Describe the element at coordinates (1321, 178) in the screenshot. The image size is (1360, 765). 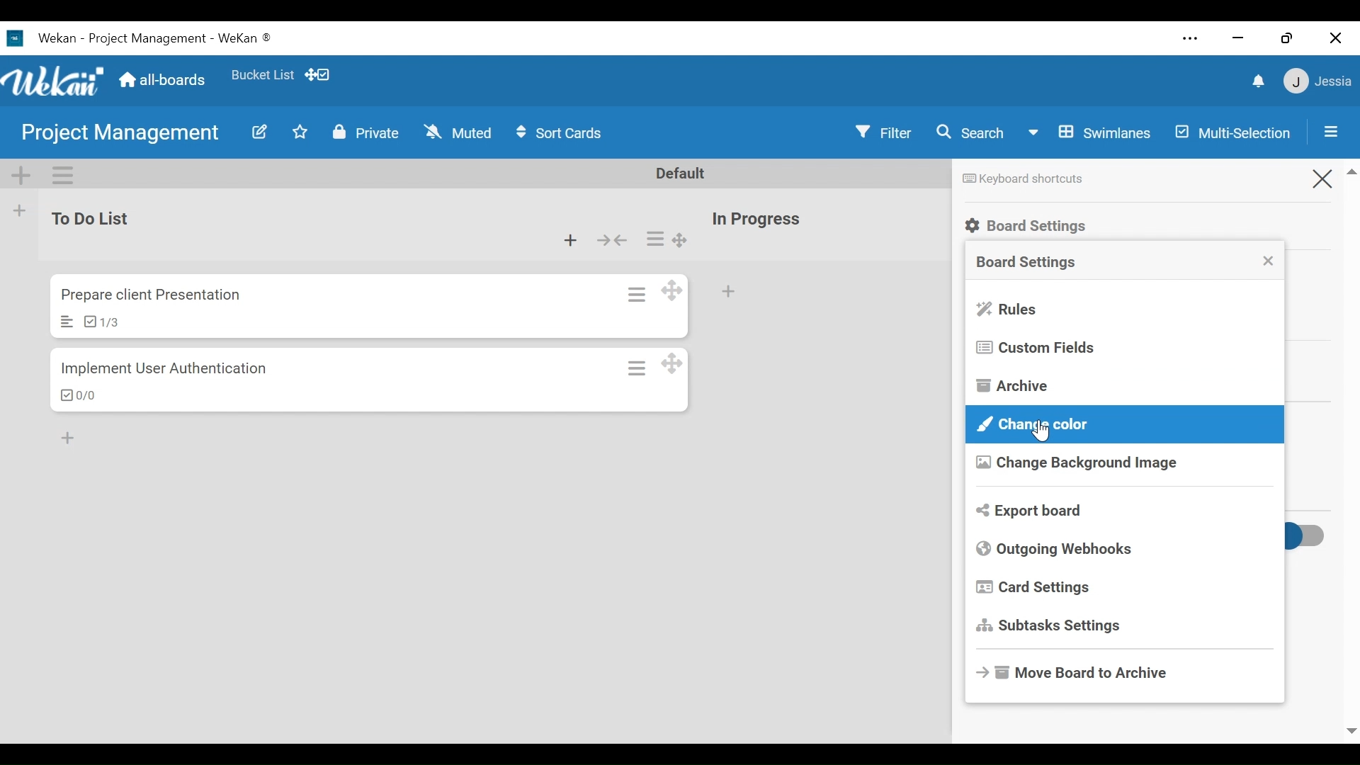
I see `Close` at that location.